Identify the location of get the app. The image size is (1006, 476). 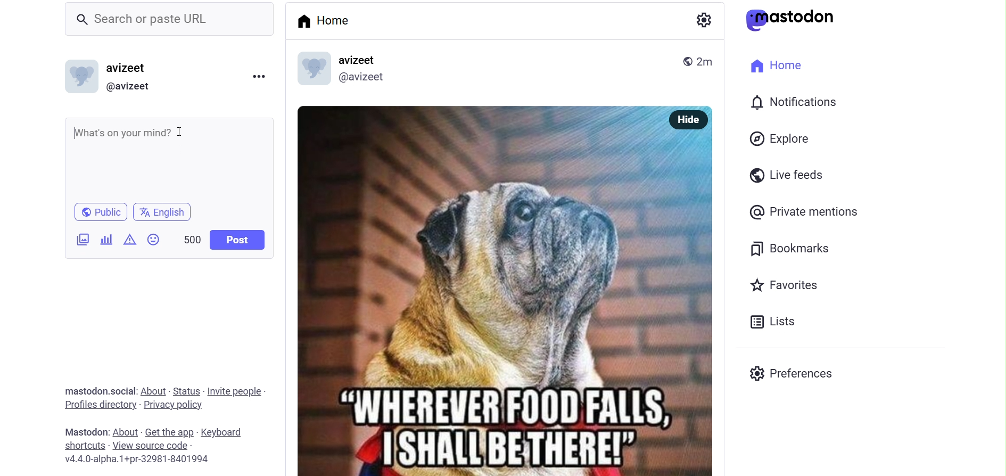
(168, 431).